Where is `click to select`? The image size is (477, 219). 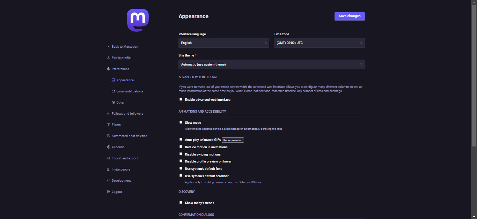 click to select is located at coordinates (180, 138).